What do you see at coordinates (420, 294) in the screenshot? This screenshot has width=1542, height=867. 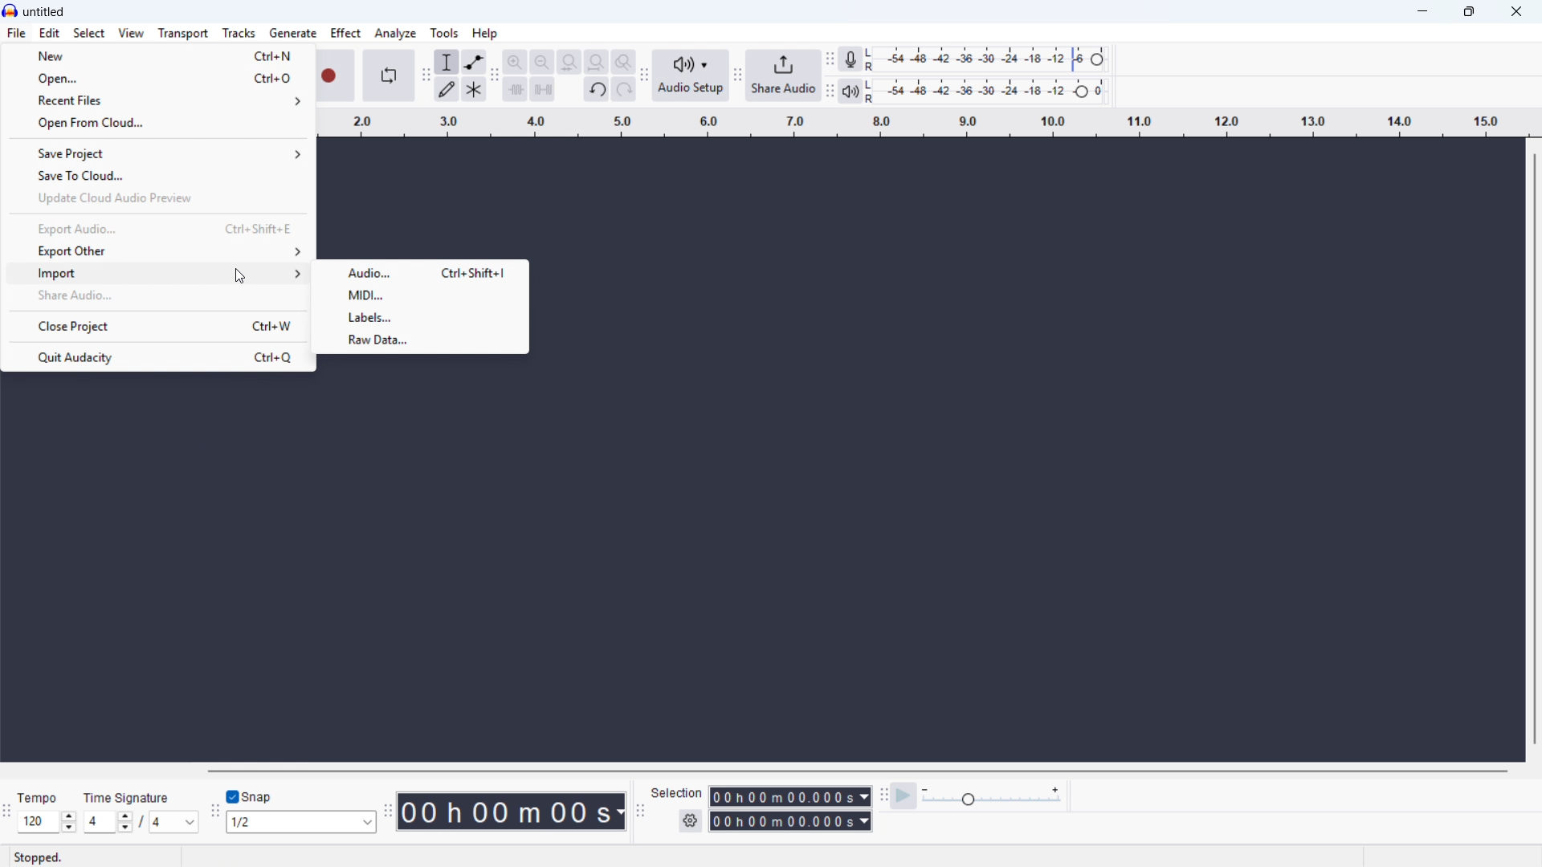 I see `Midi ` at bounding box center [420, 294].